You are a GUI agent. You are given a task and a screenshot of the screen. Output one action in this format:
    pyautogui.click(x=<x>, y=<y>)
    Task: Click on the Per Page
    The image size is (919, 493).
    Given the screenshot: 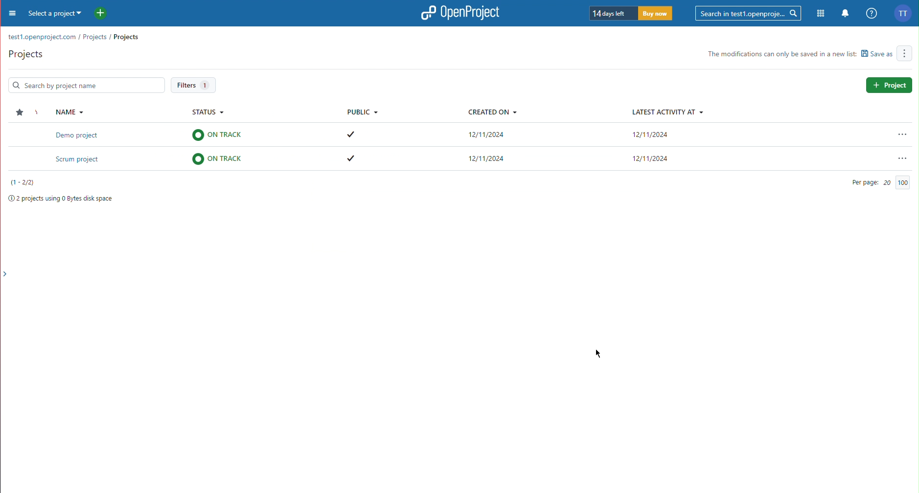 What is the action you would take?
    pyautogui.click(x=880, y=182)
    